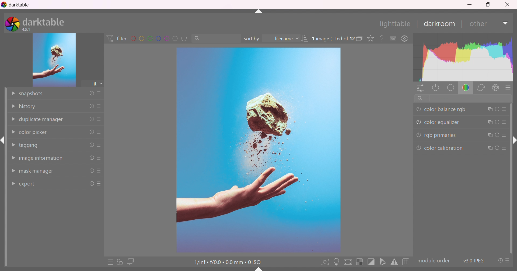 The width and height of the screenshot is (517, 271). What do you see at coordinates (90, 145) in the screenshot?
I see `reset` at bounding box center [90, 145].